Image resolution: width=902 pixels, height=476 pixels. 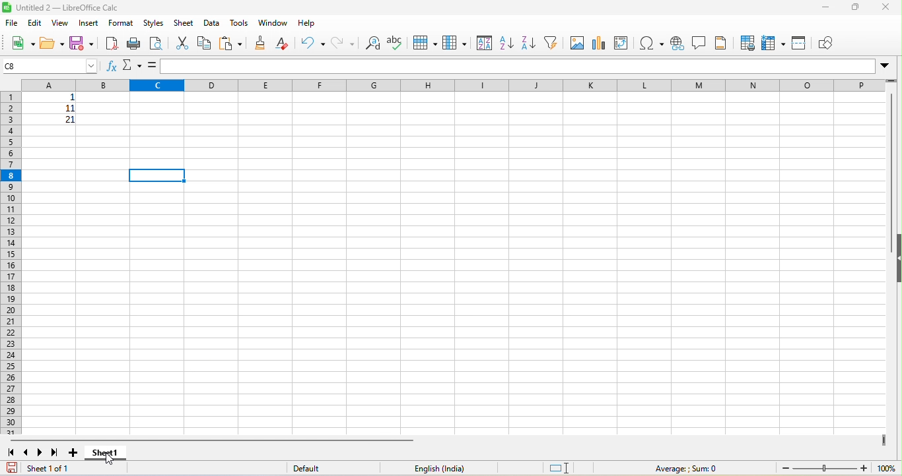 What do you see at coordinates (152, 65) in the screenshot?
I see `=` at bounding box center [152, 65].